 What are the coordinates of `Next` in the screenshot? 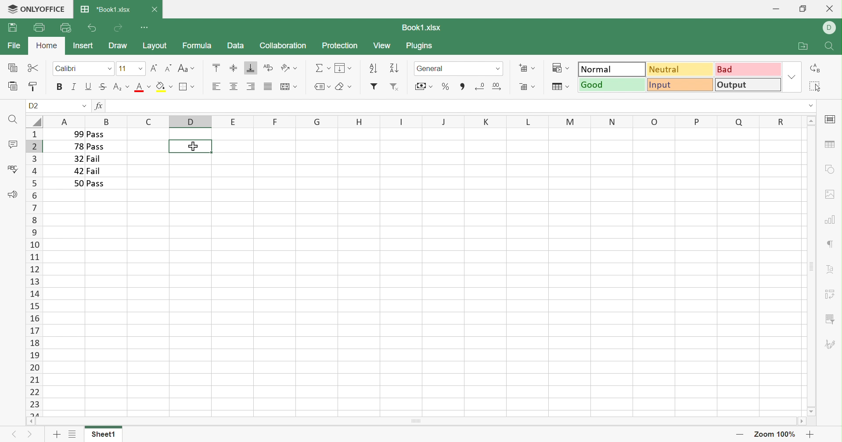 It's located at (14, 435).